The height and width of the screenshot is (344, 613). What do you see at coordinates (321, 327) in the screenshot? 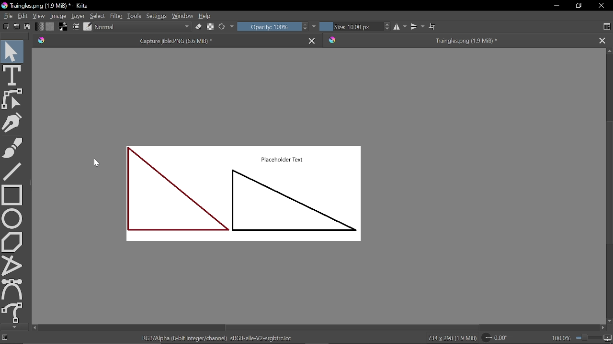
I see `Horizontal scrollbar` at bounding box center [321, 327].